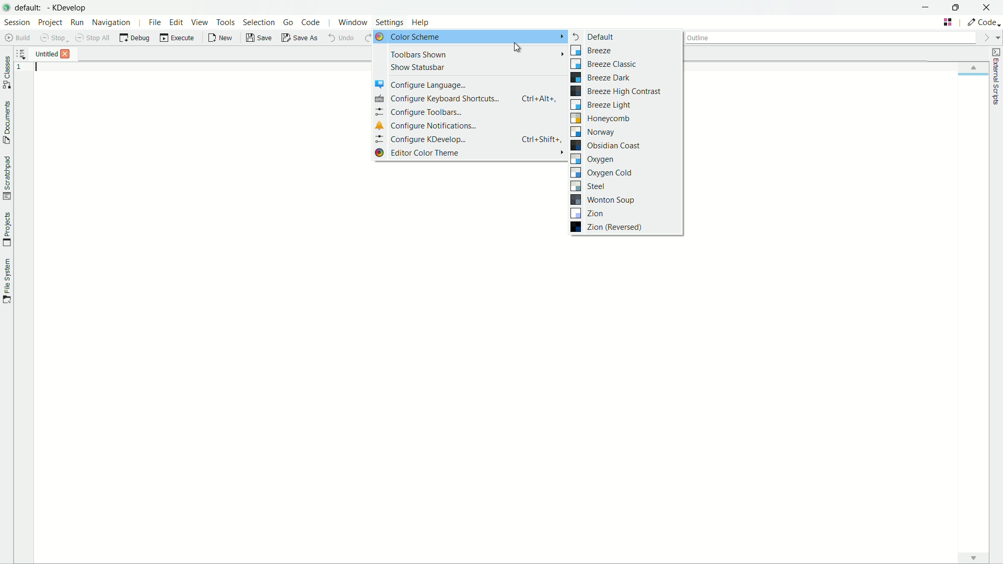  I want to click on tools, so click(226, 22).